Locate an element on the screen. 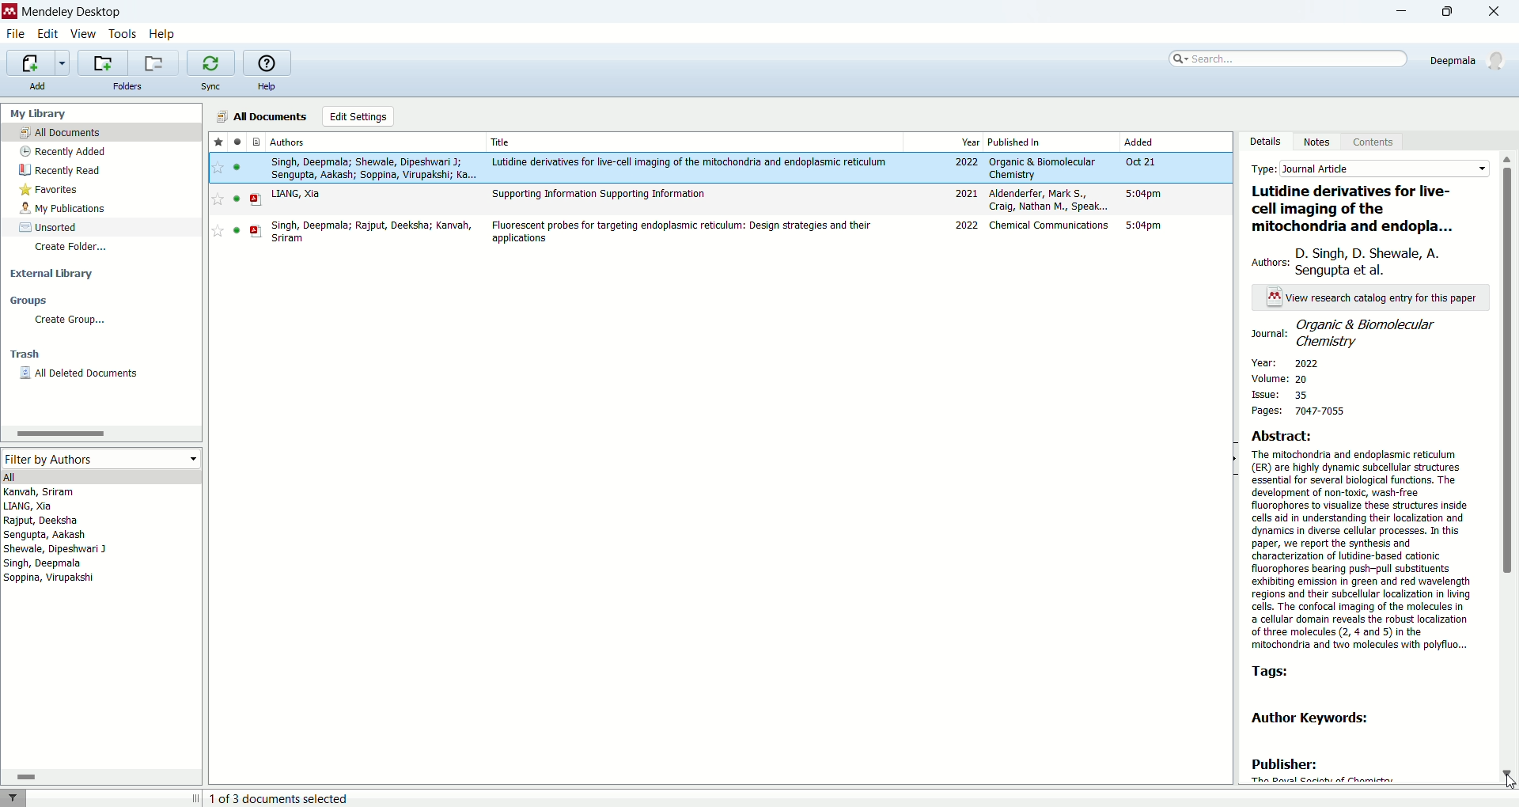 The width and height of the screenshot is (1519, 807). read/unread is located at coordinates (237, 141).